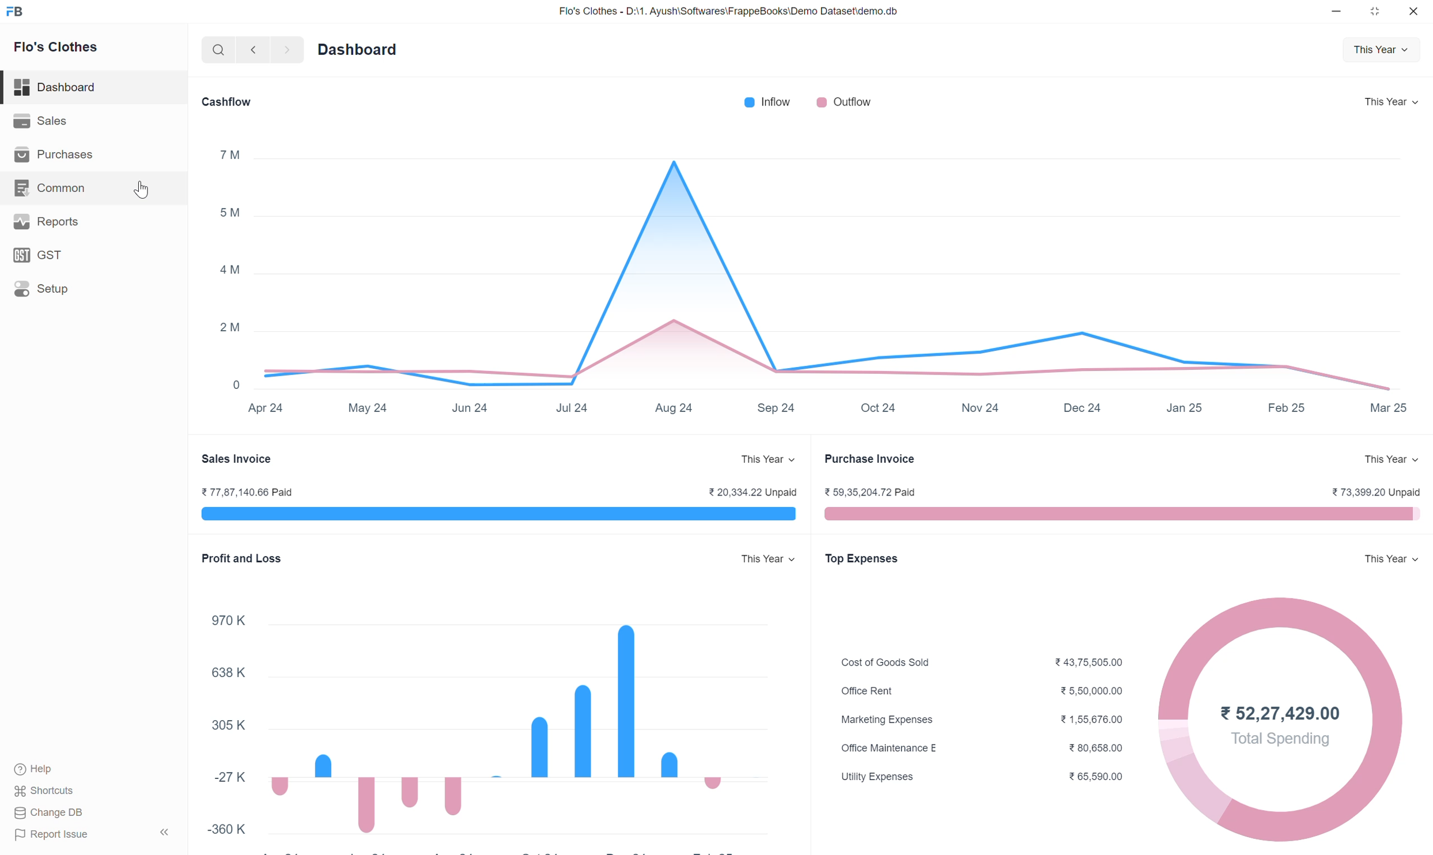  I want to click on dashboard, so click(361, 50).